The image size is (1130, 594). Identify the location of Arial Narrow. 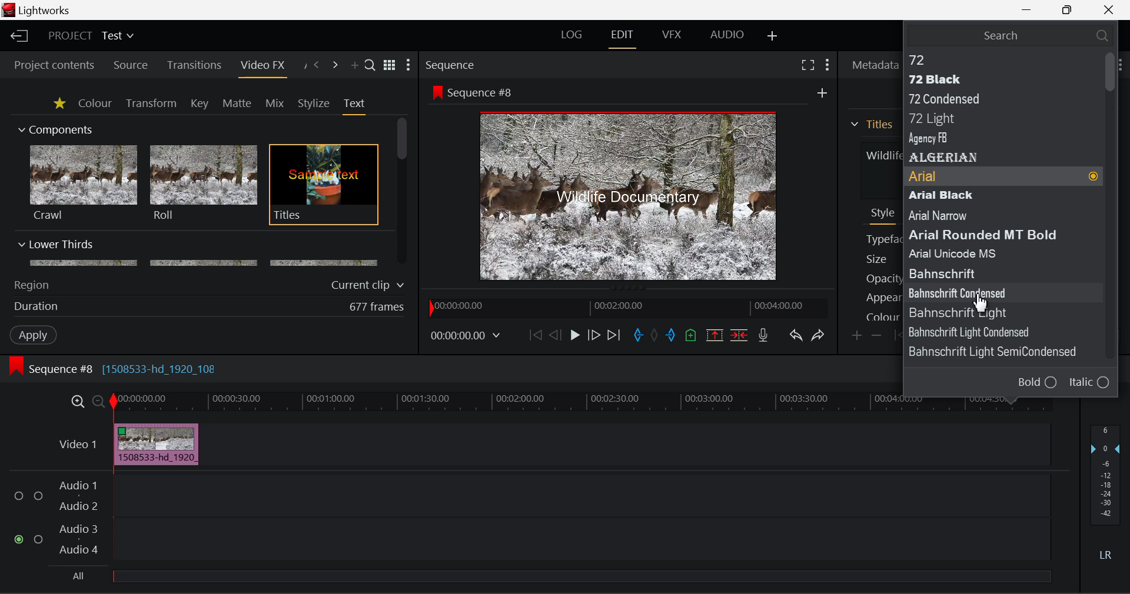
(958, 215).